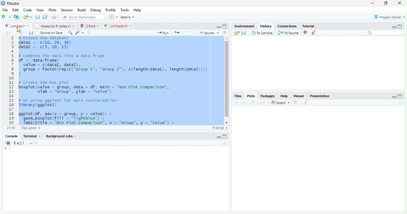 This screenshot has height=214, width=407. Describe the element at coordinates (306, 32) in the screenshot. I see `Remove the selected history entries` at that location.